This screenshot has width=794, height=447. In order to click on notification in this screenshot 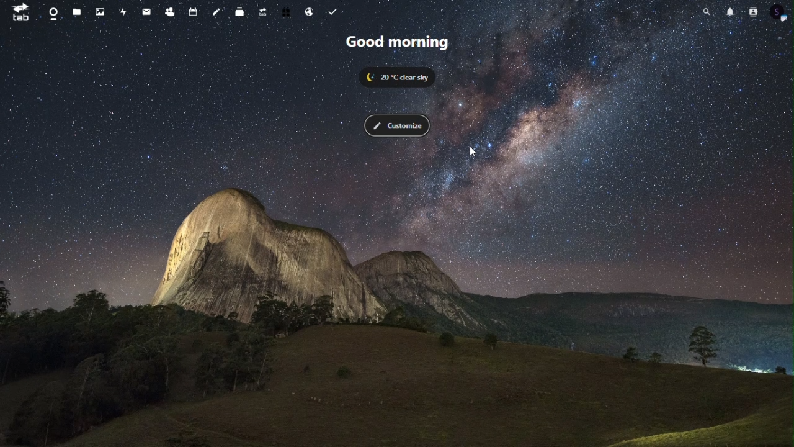, I will do `click(729, 12)`.